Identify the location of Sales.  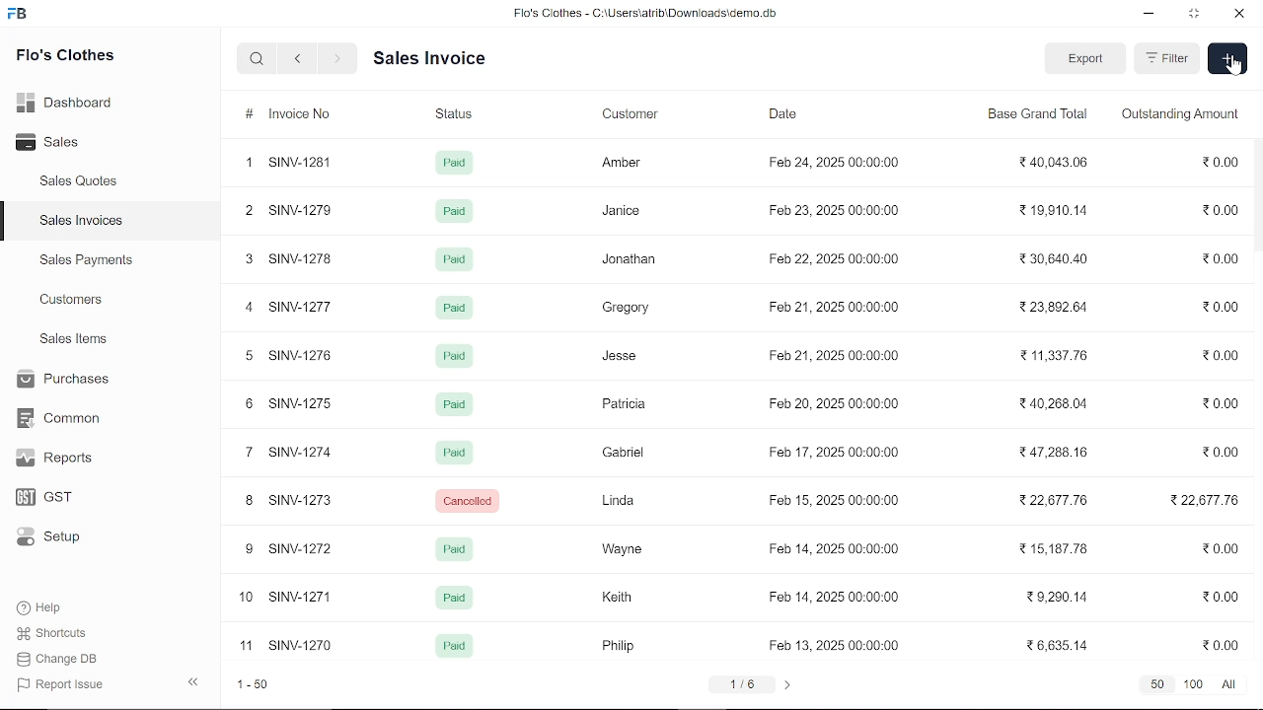
(56, 140).